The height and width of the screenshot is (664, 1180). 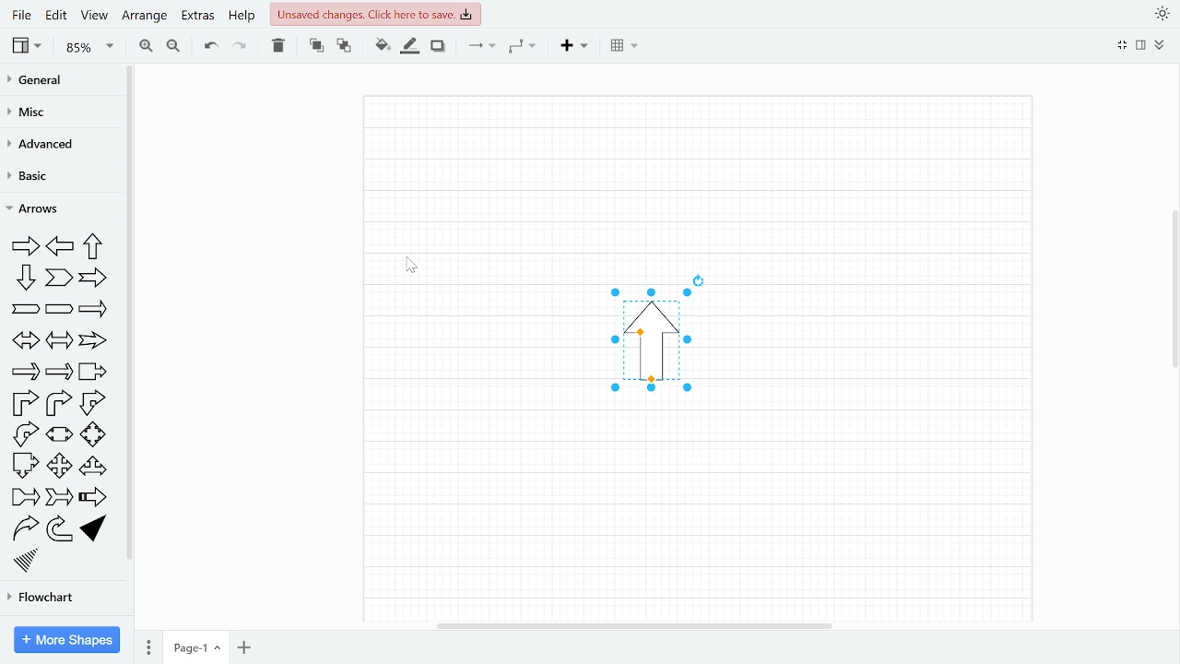 What do you see at coordinates (1160, 45) in the screenshot?
I see `Collapse` at bounding box center [1160, 45].